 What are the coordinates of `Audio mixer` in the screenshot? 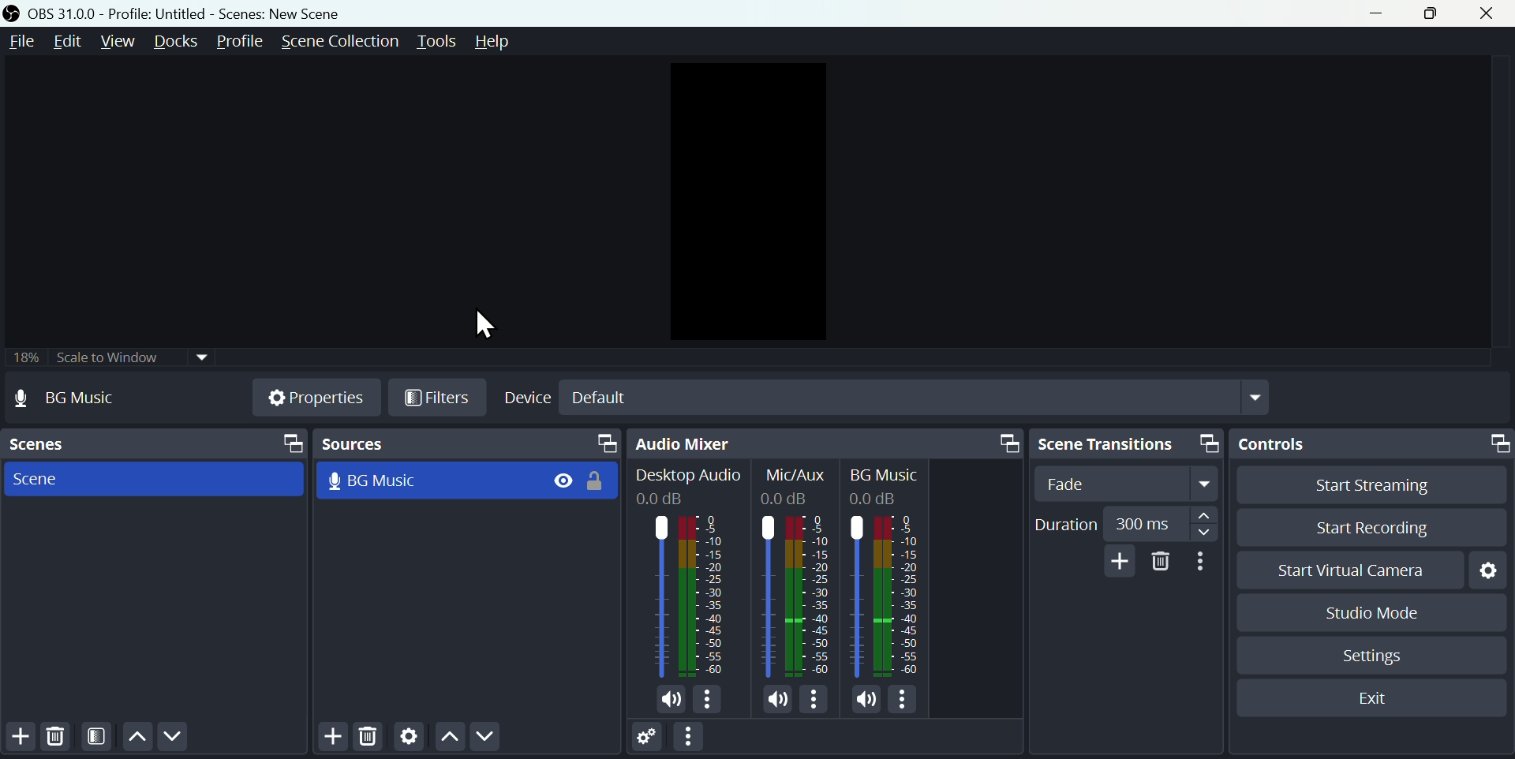 It's located at (823, 443).